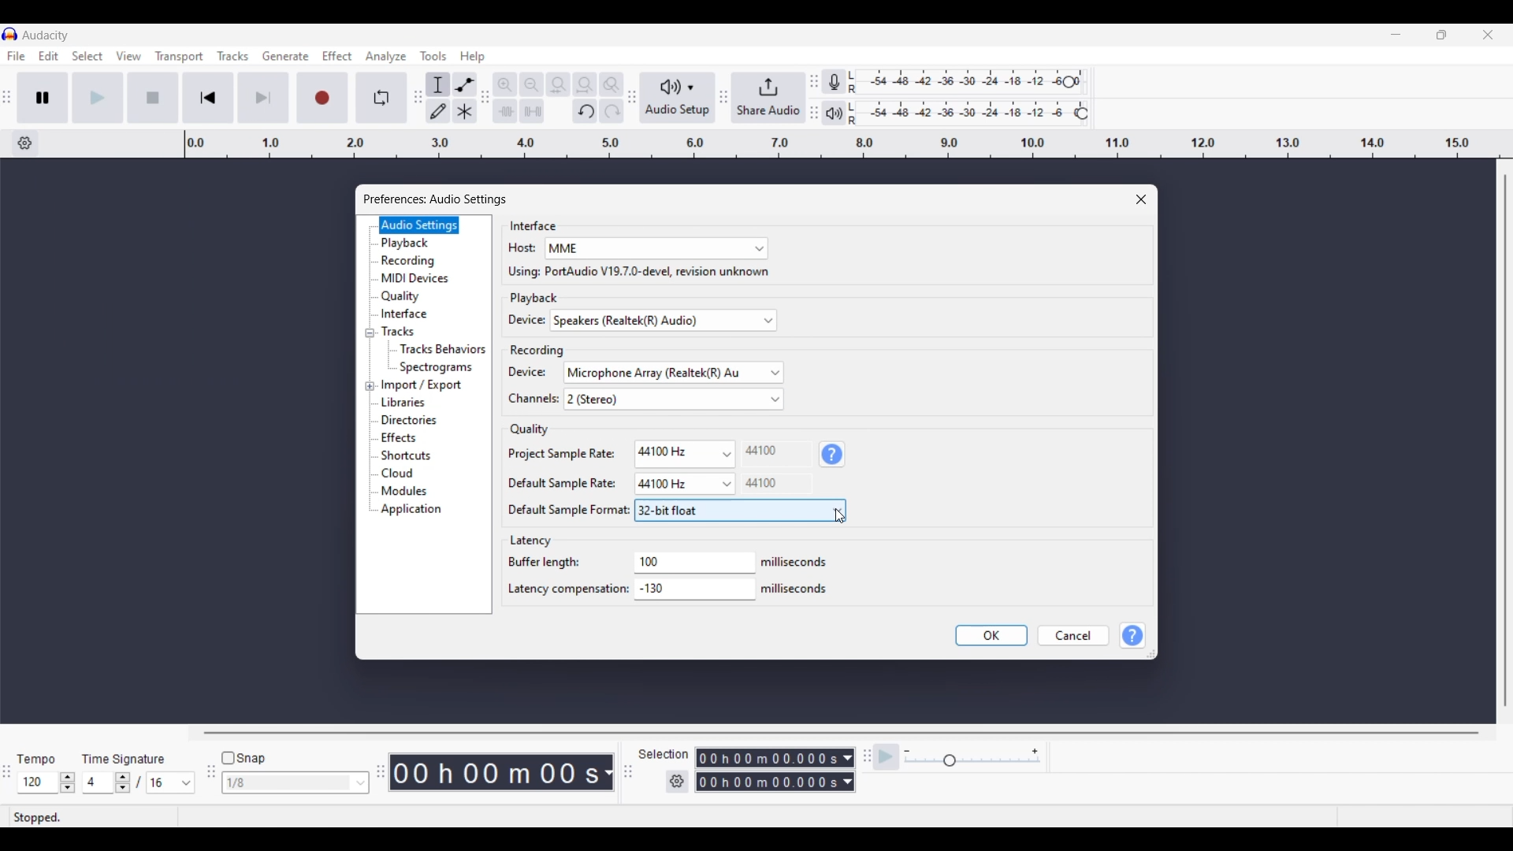 This screenshot has height=851, width=1513. I want to click on Transport menu, so click(180, 56).